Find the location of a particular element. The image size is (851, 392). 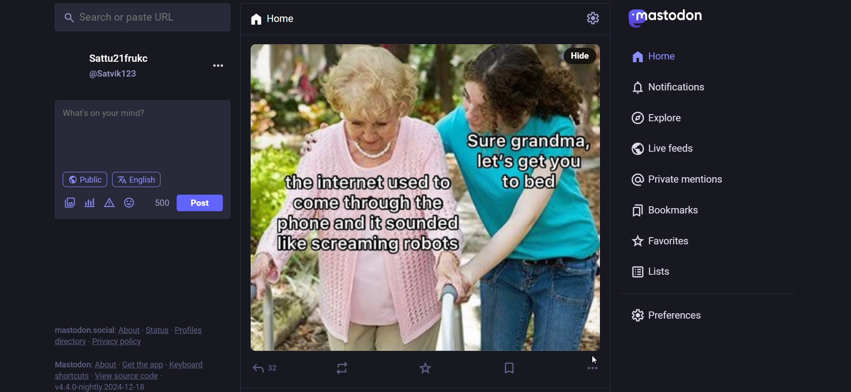

word limit is located at coordinates (162, 202).